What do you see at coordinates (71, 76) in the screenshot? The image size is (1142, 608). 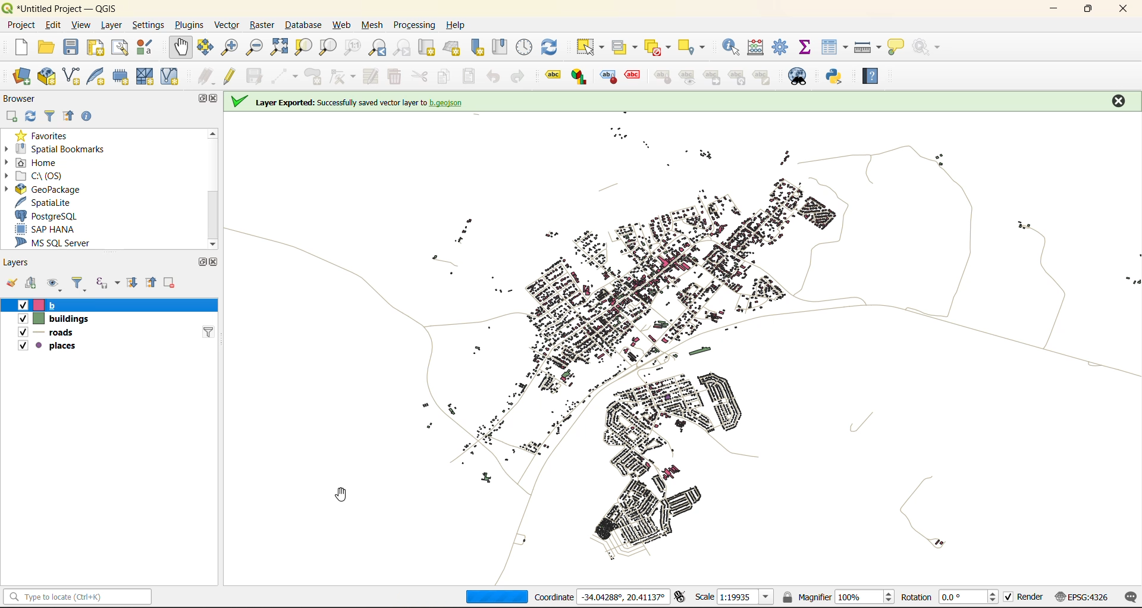 I see `new shapefile` at bounding box center [71, 76].